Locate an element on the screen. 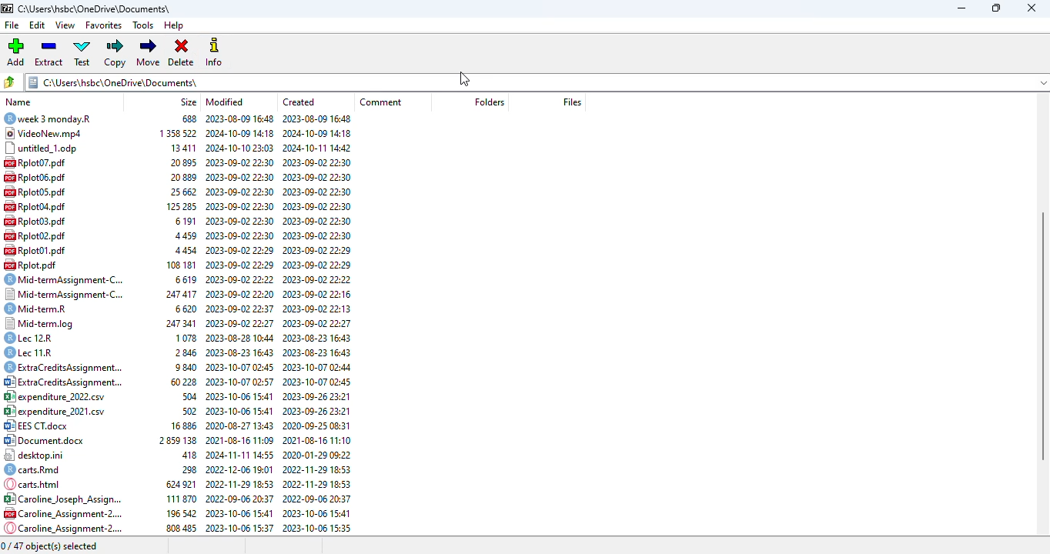 The height and width of the screenshot is (554, 1050). document.docx is located at coordinates (45, 442).